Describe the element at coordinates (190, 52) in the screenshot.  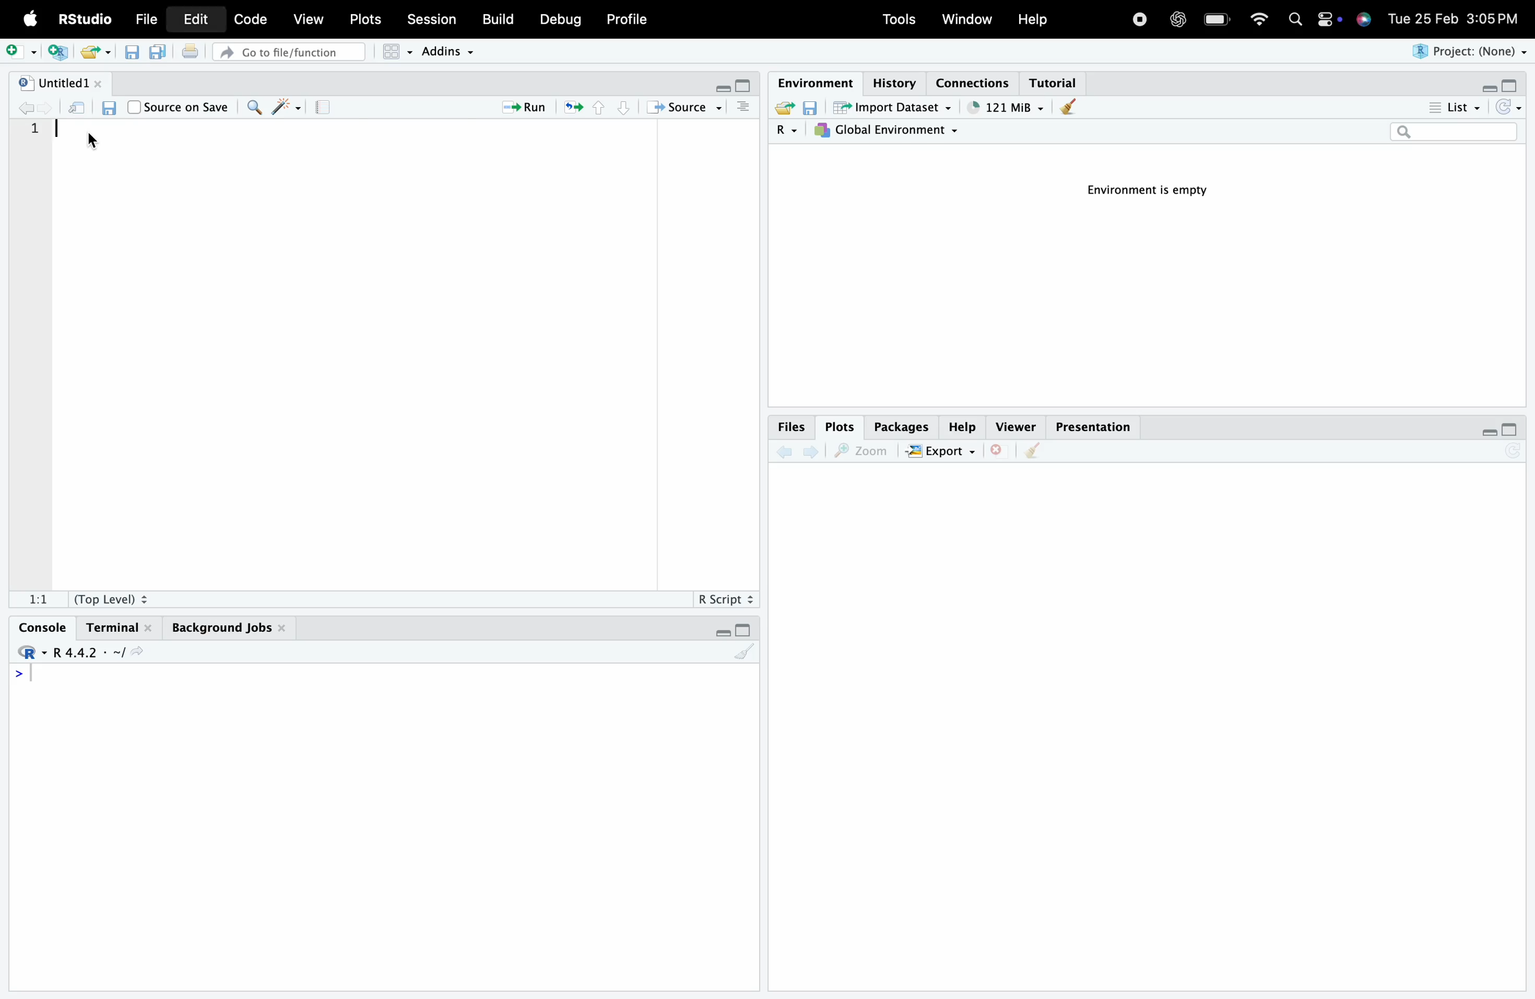
I see `Print the current file` at that location.